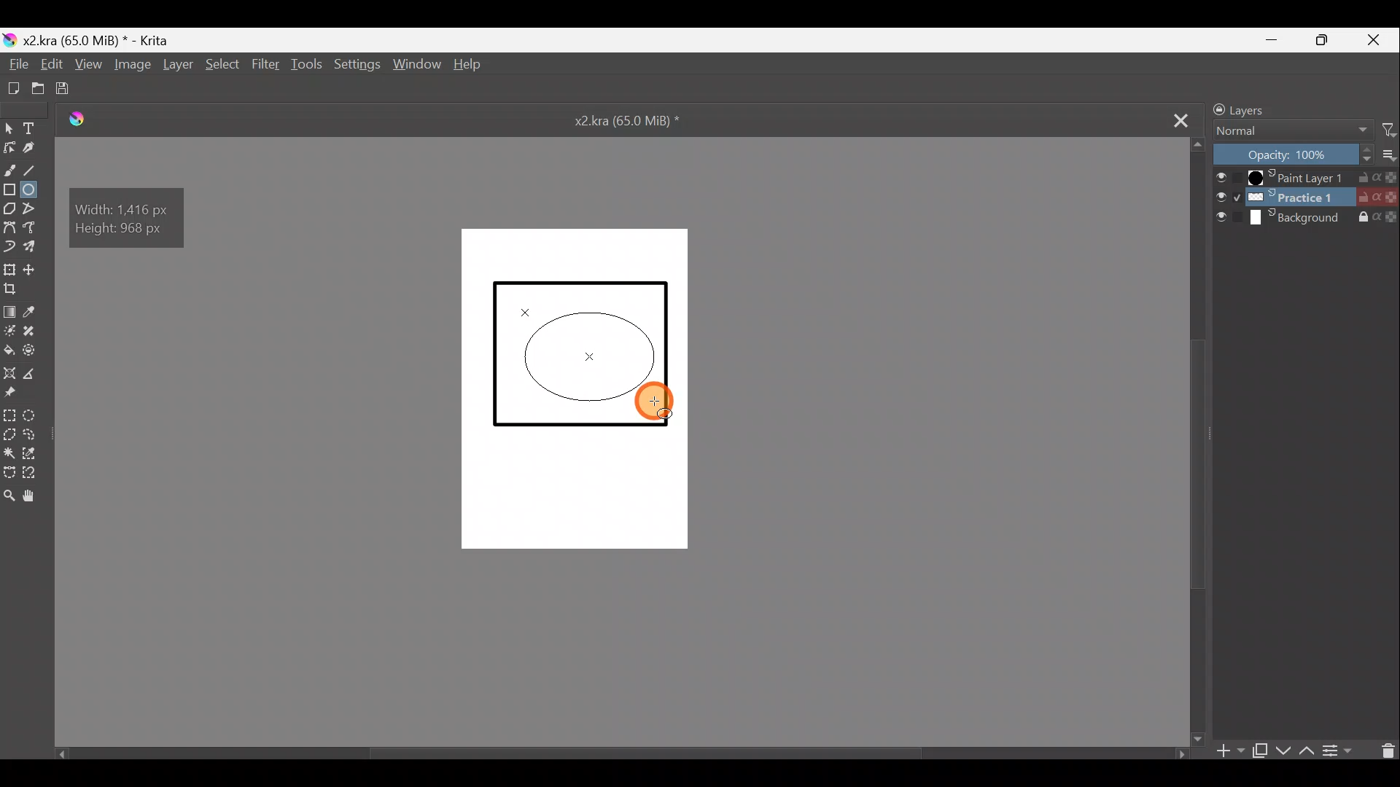 This screenshot has height=787, width=1400. I want to click on Freehand selection tool, so click(31, 434).